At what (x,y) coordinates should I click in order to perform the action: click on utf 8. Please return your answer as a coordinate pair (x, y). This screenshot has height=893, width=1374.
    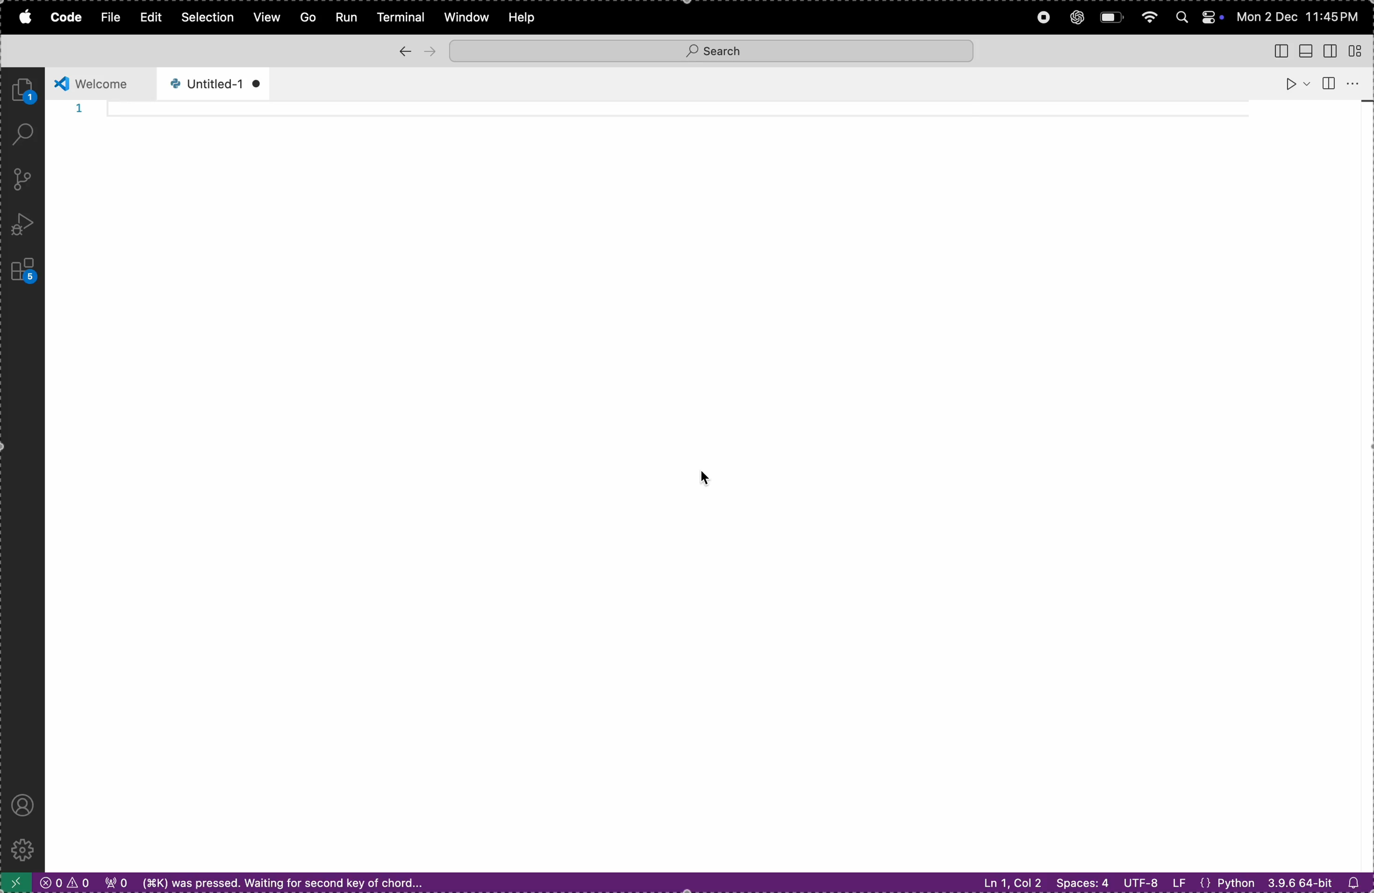
    Looking at the image, I should click on (1153, 882).